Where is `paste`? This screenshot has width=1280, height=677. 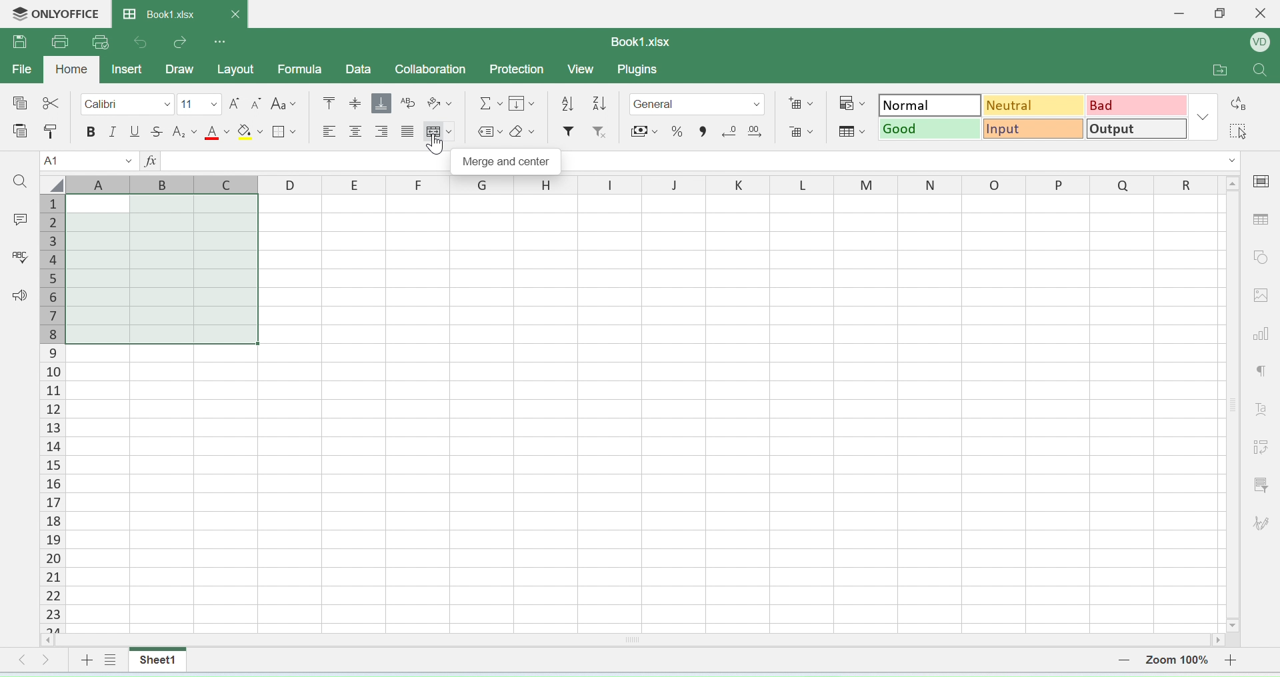 paste is located at coordinates (51, 134).